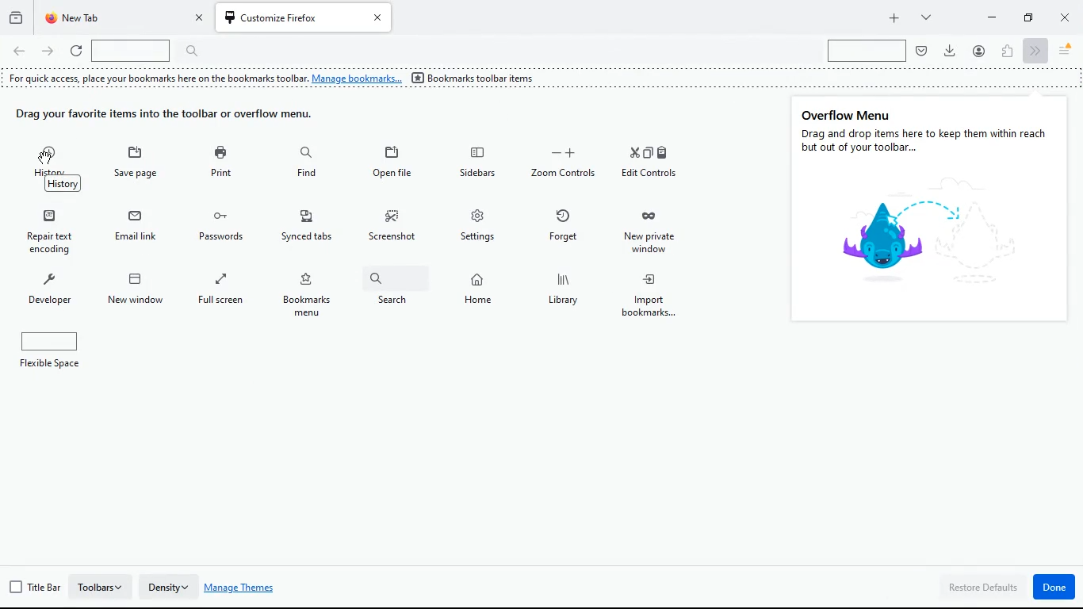 Image resolution: width=1083 pixels, height=609 pixels. Describe the element at coordinates (1066, 51) in the screenshot. I see `menu` at that location.